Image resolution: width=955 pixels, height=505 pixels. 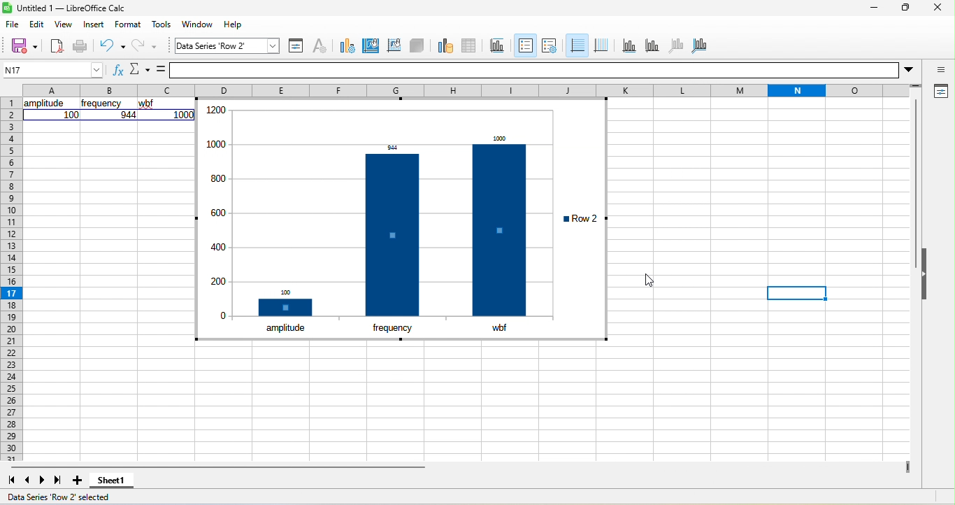 I want to click on undo, so click(x=113, y=45).